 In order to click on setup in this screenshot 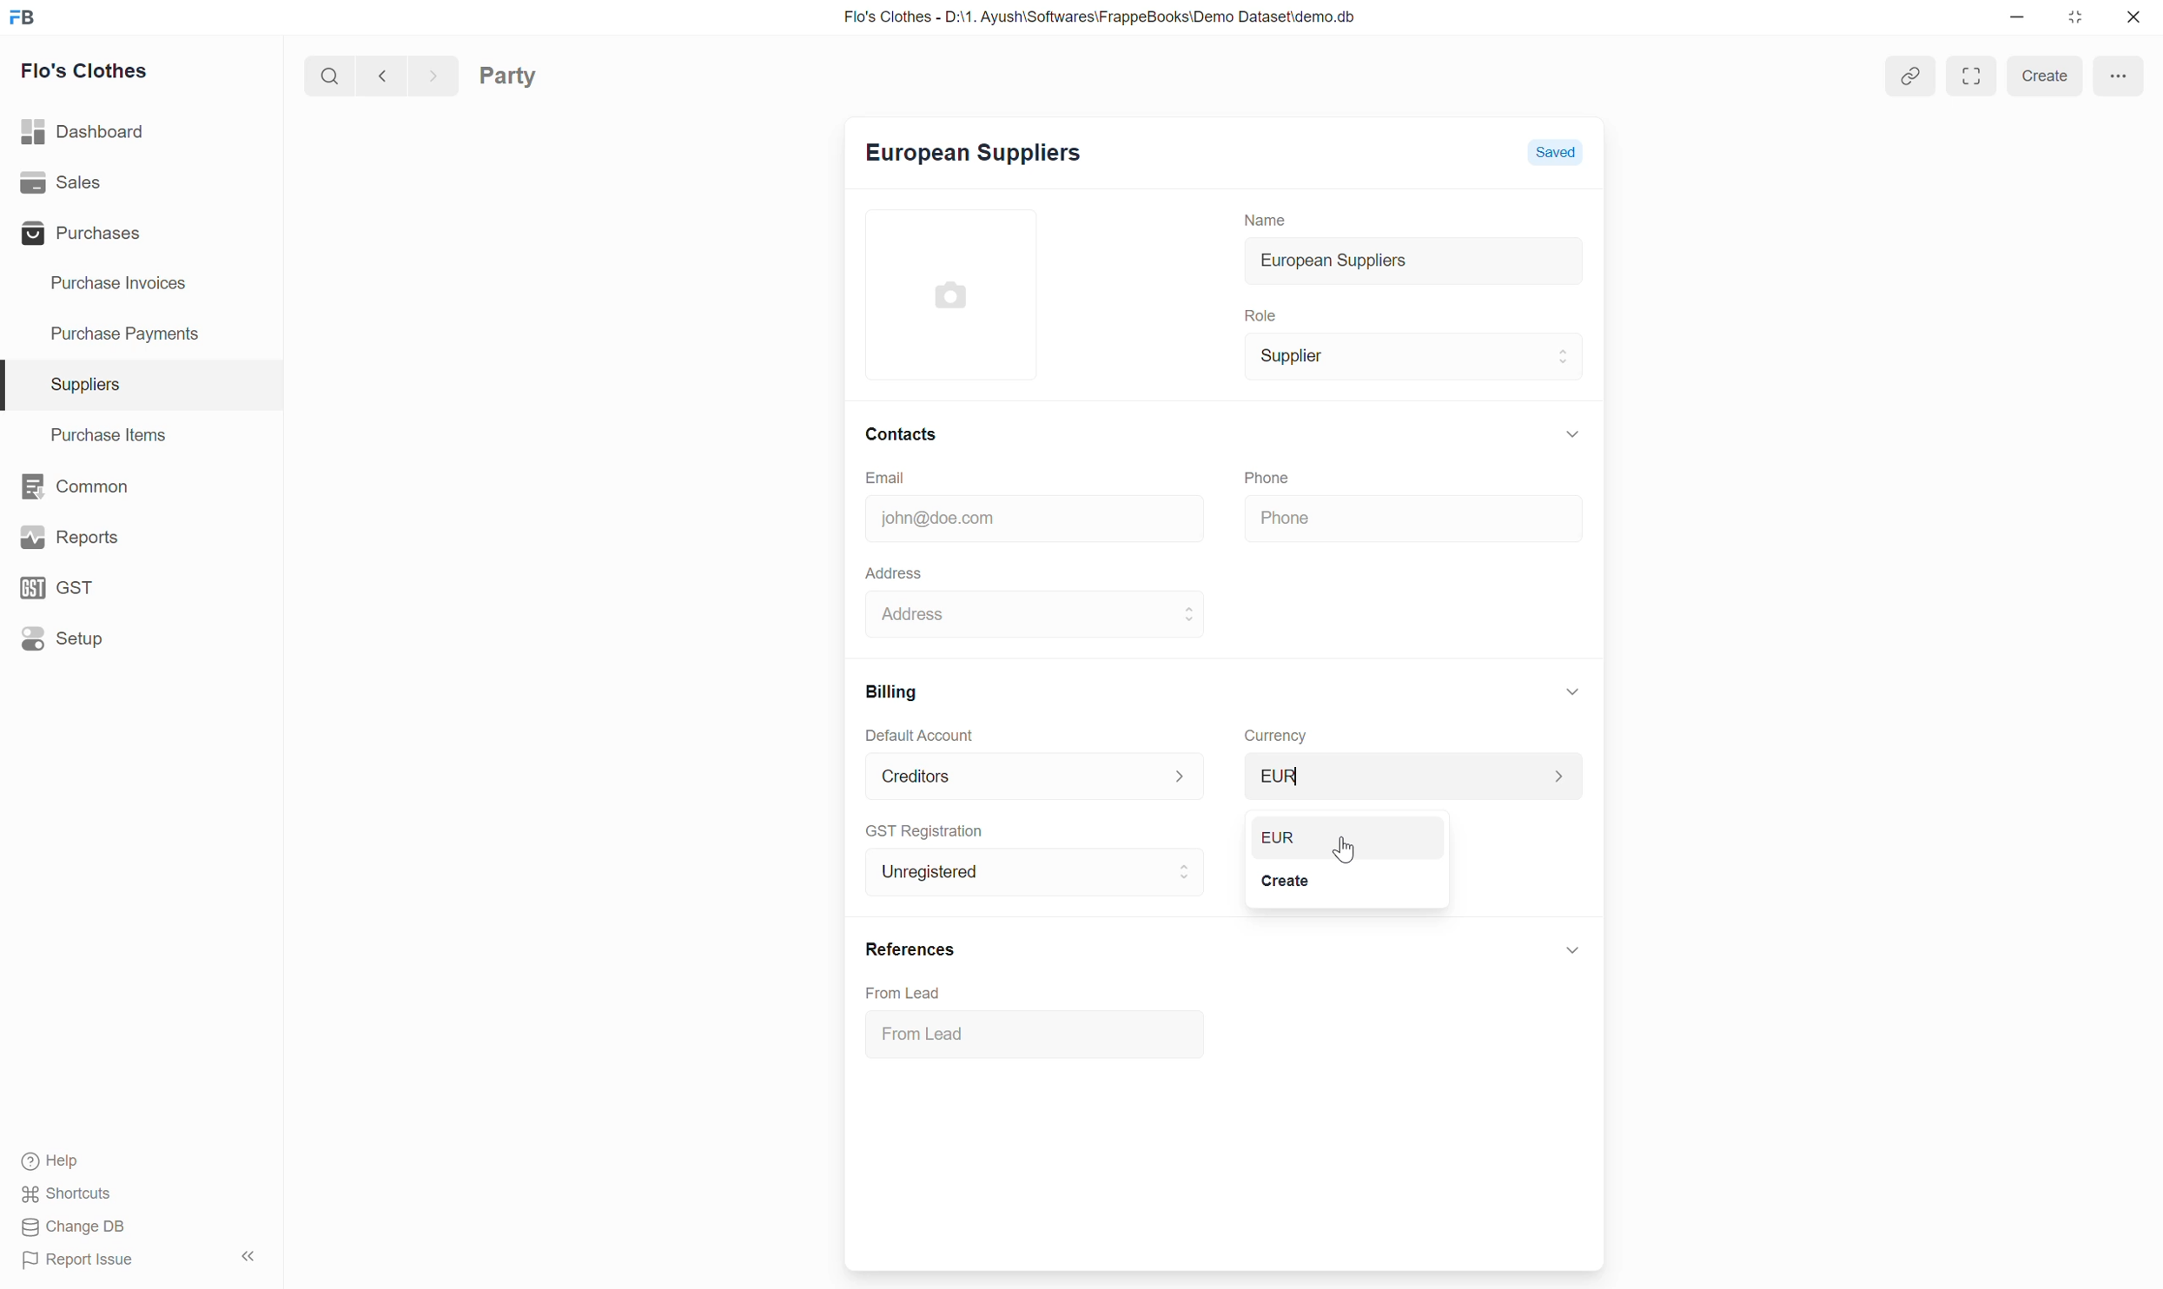, I will do `click(63, 638)`.